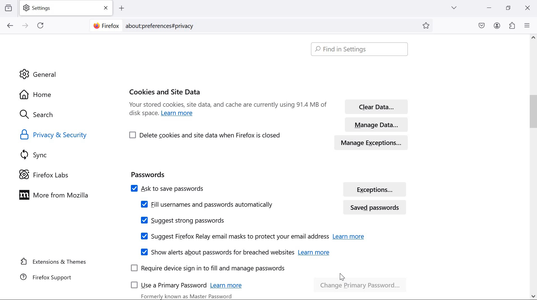 The image size is (537, 300). I want to click on Firefox support, so click(47, 277).